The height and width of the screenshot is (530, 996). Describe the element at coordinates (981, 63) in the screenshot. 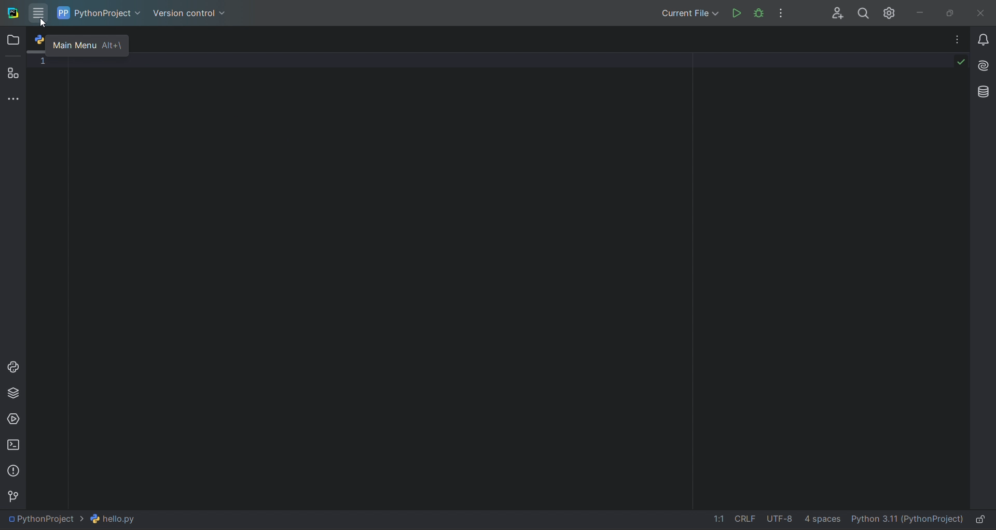

I see `ai assistant` at that location.